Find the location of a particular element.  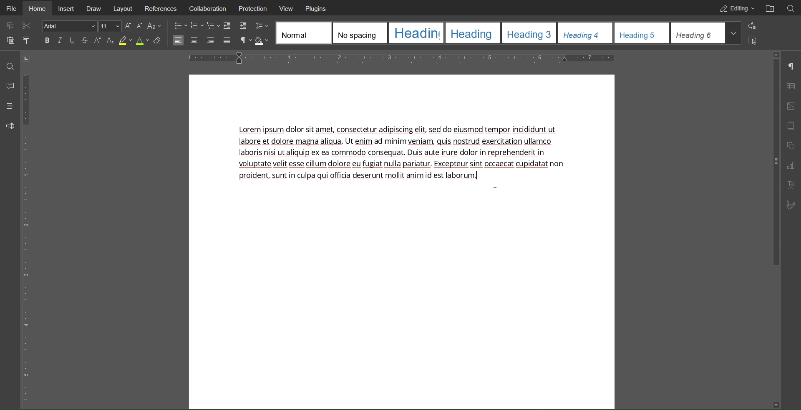

Heading 6 is located at coordinates (704, 33).